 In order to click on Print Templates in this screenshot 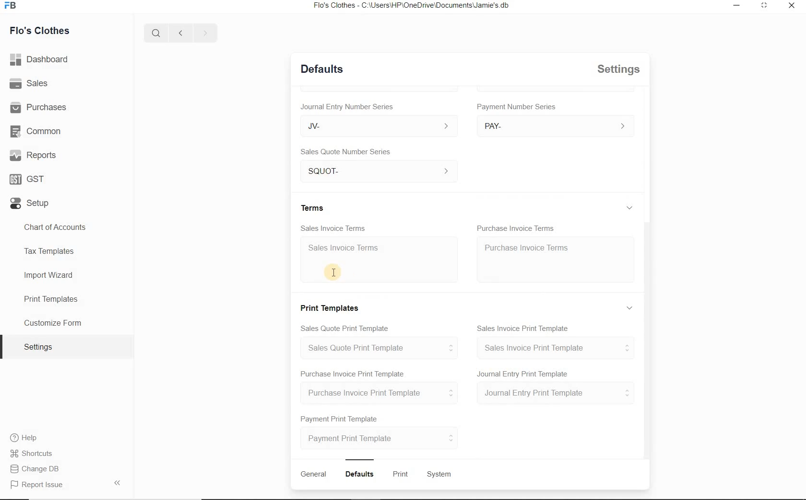, I will do `click(67, 298)`.